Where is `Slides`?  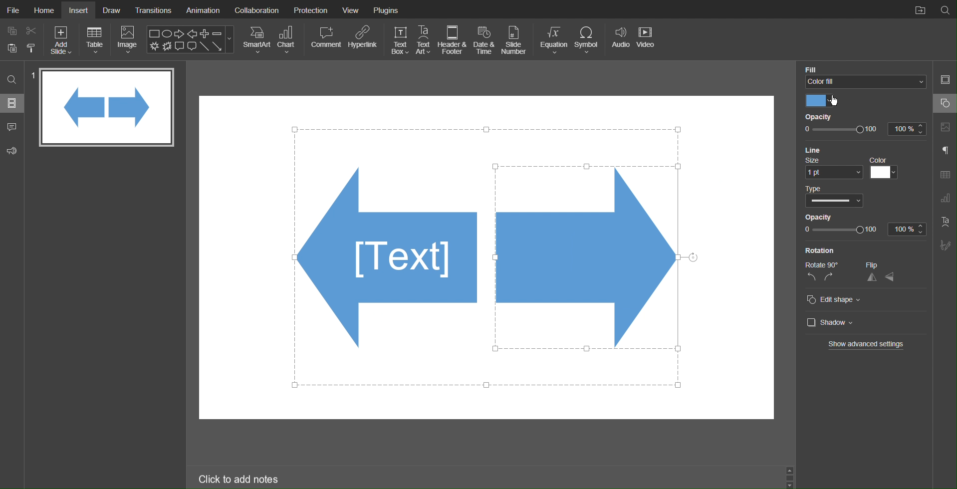 Slides is located at coordinates (12, 104).